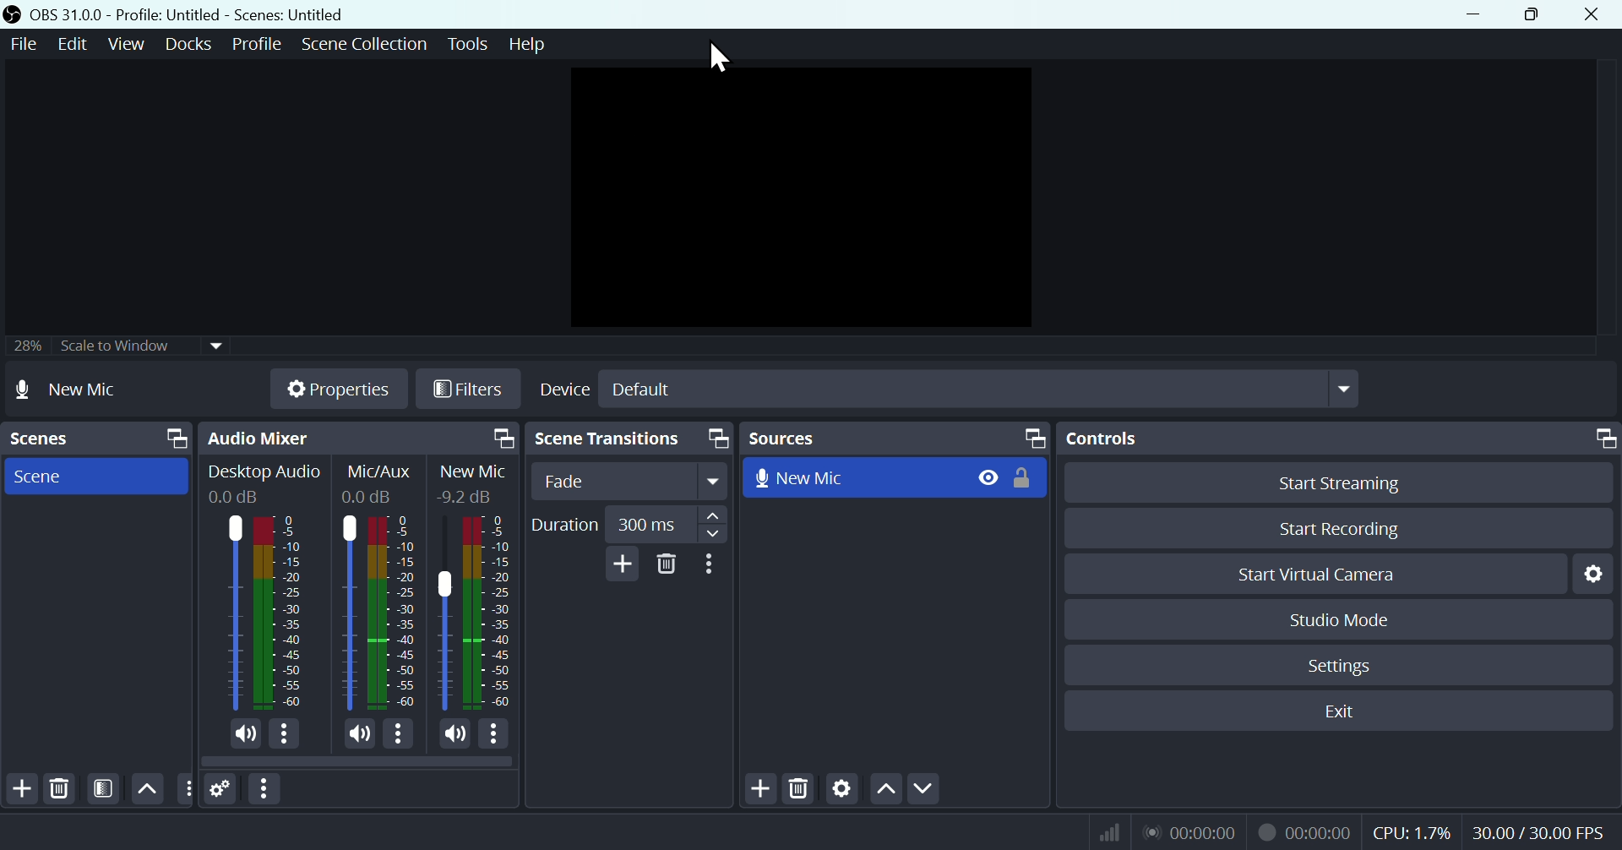  What do you see at coordinates (20, 789) in the screenshot?
I see `Add` at bounding box center [20, 789].